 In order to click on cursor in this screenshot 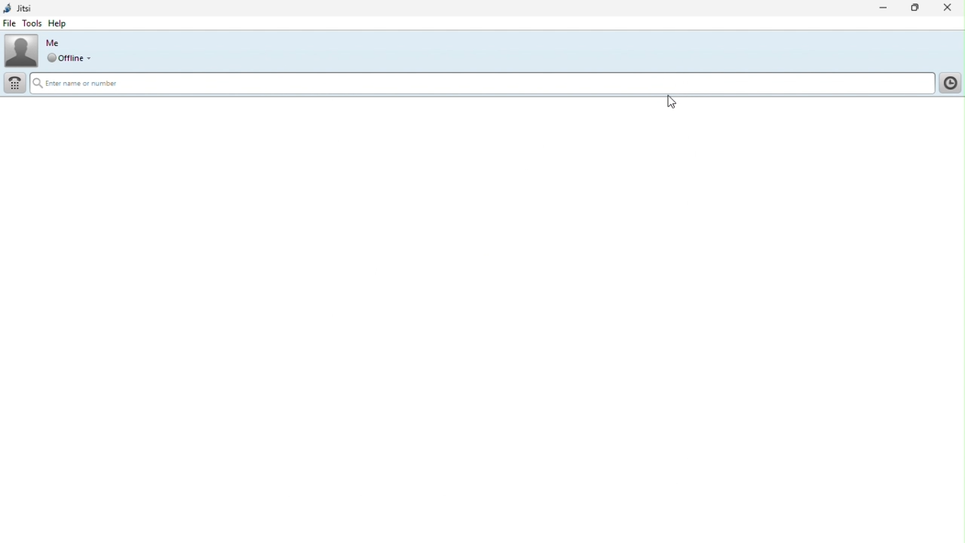, I will do `click(675, 102)`.